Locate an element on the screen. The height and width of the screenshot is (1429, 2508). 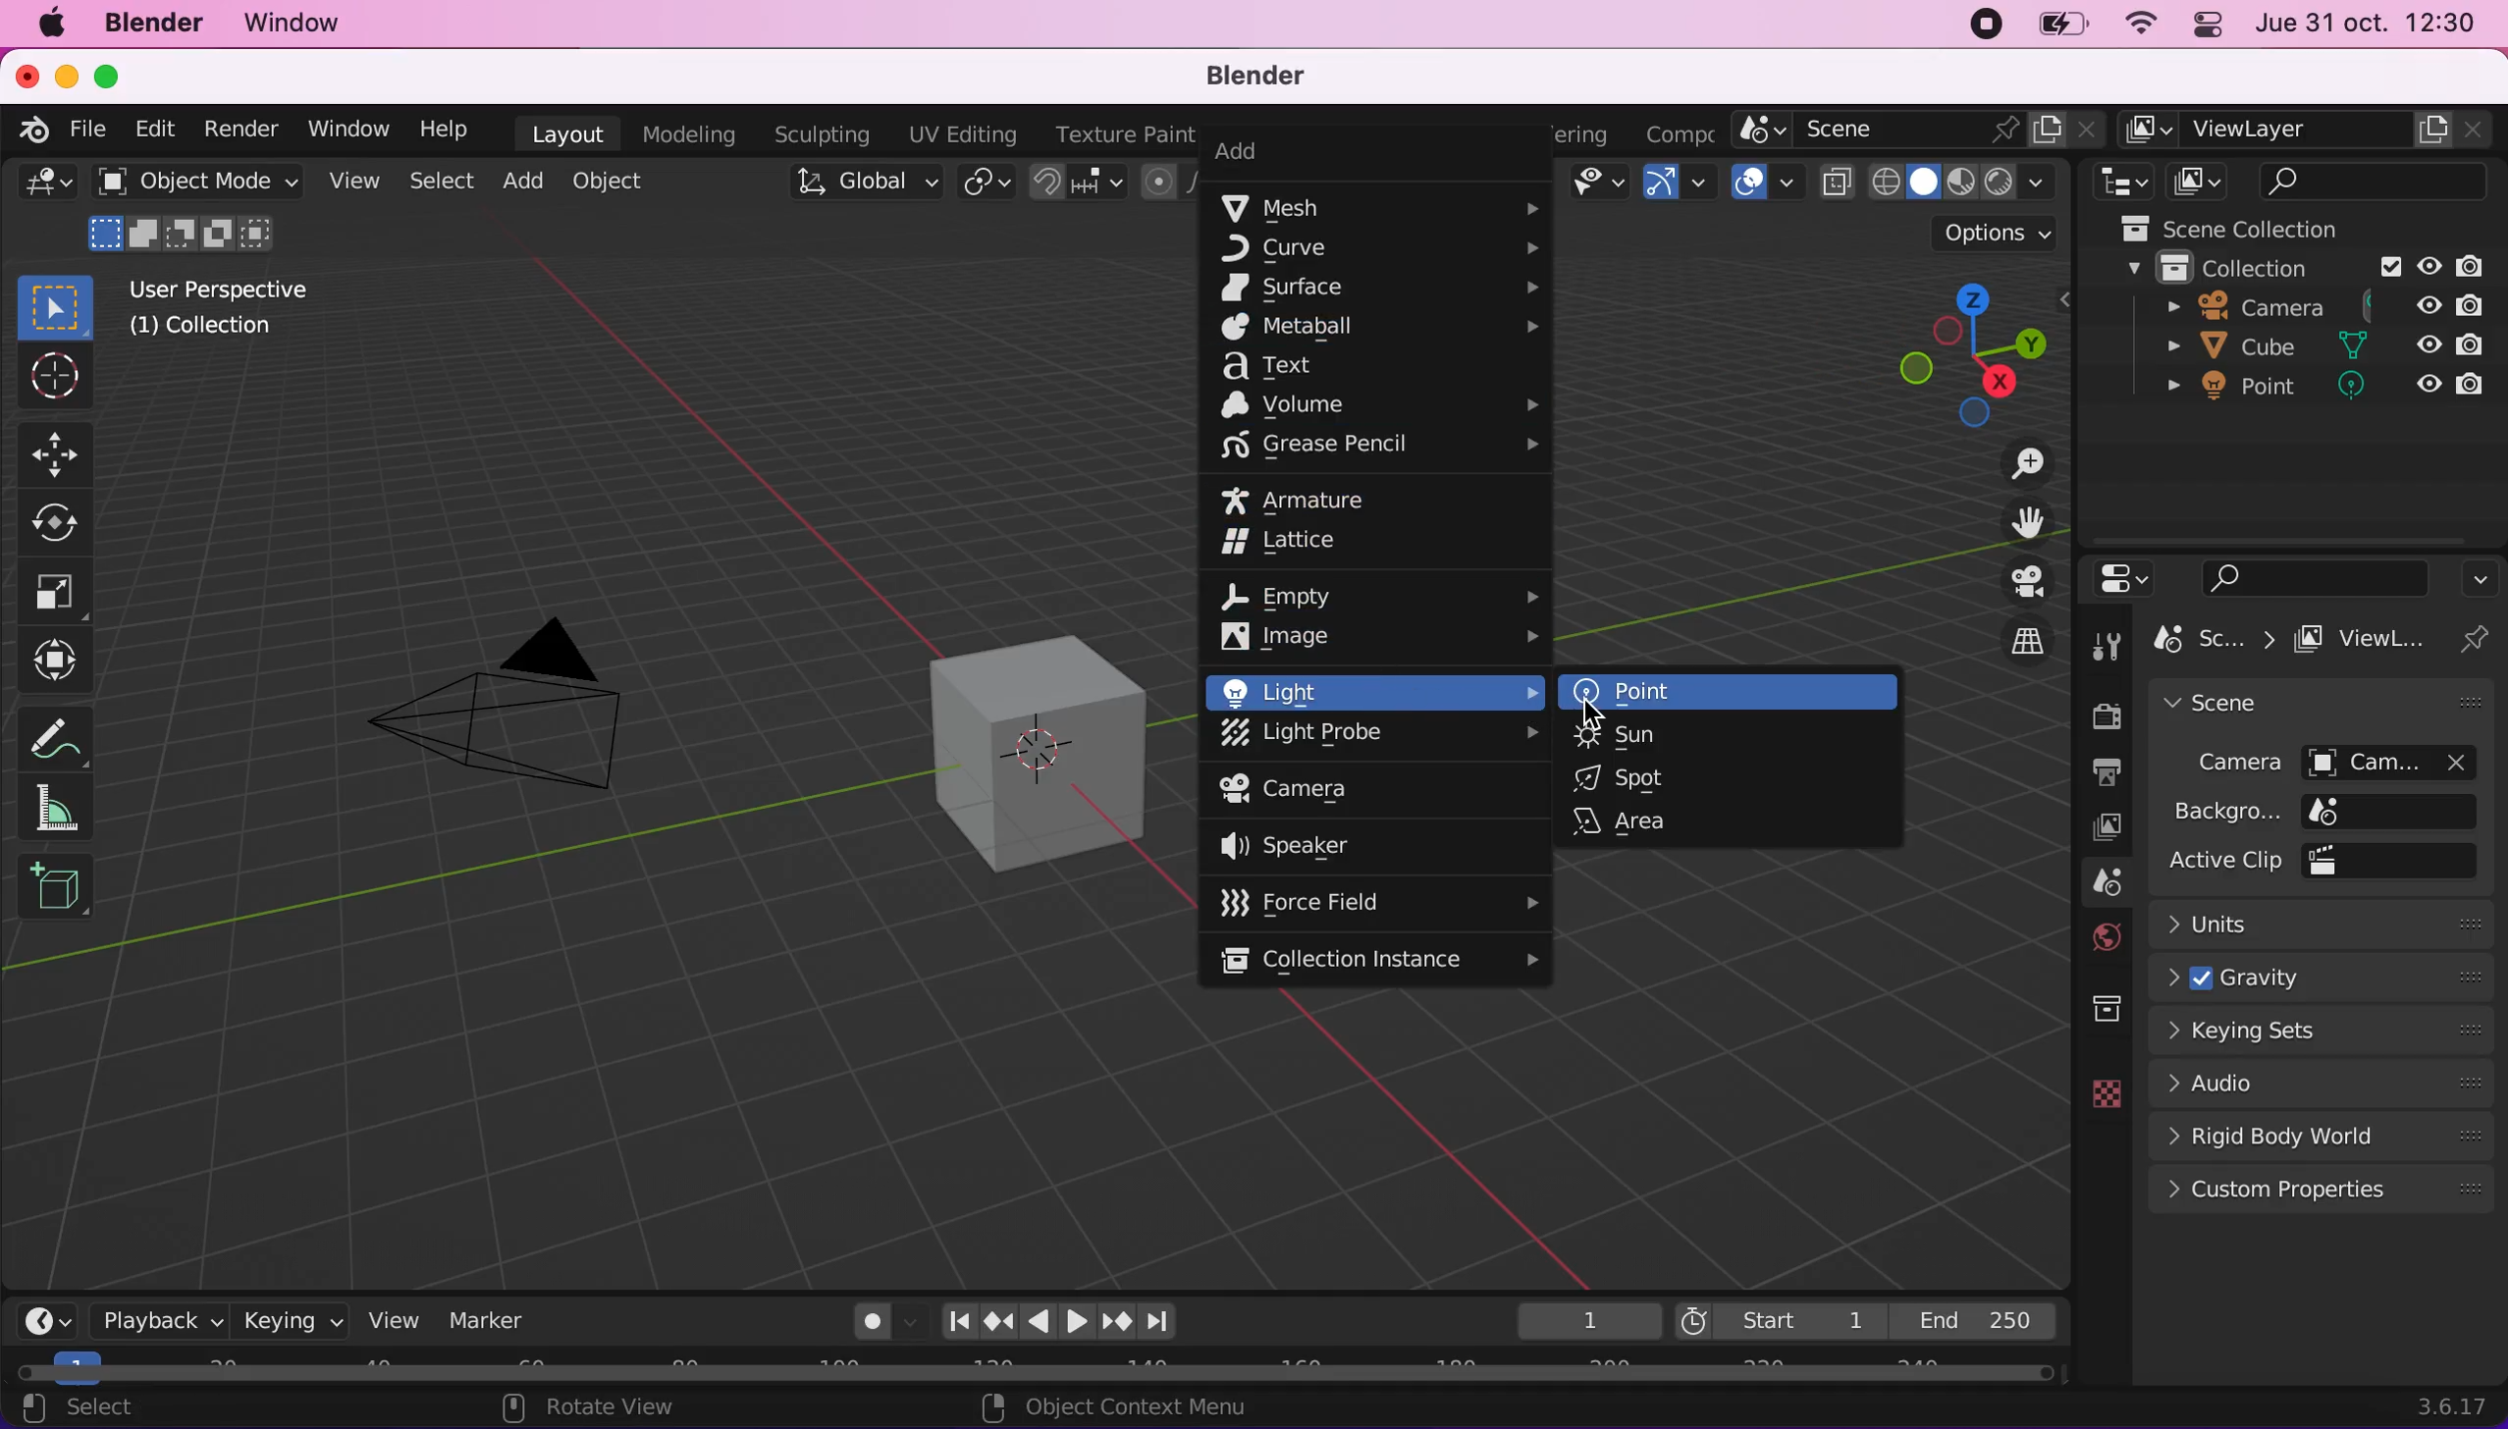
spot is located at coordinates (1652, 777).